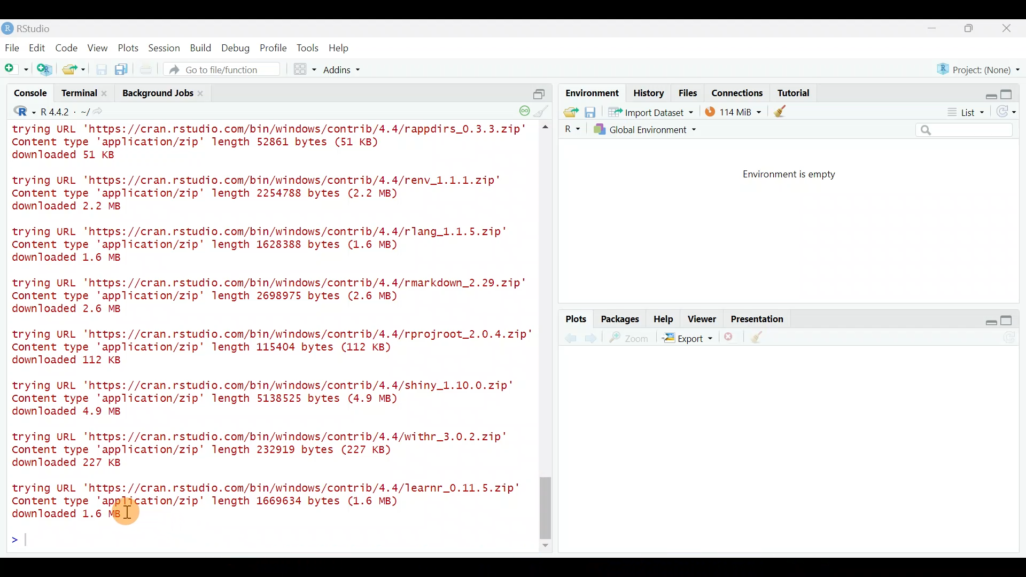 The image size is (1026, 577). What do you see at coordinates (730, 339) in the screenshot?
I see `remove the current plot` at bounding box center [730, 339].